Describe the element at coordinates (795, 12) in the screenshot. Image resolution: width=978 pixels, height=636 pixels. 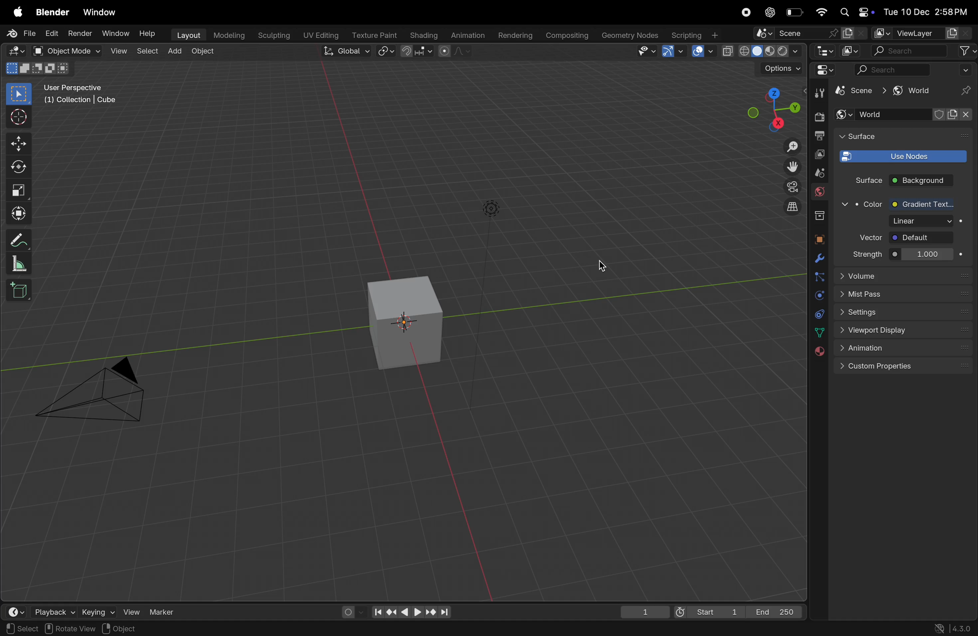
I see `battery` at that location.